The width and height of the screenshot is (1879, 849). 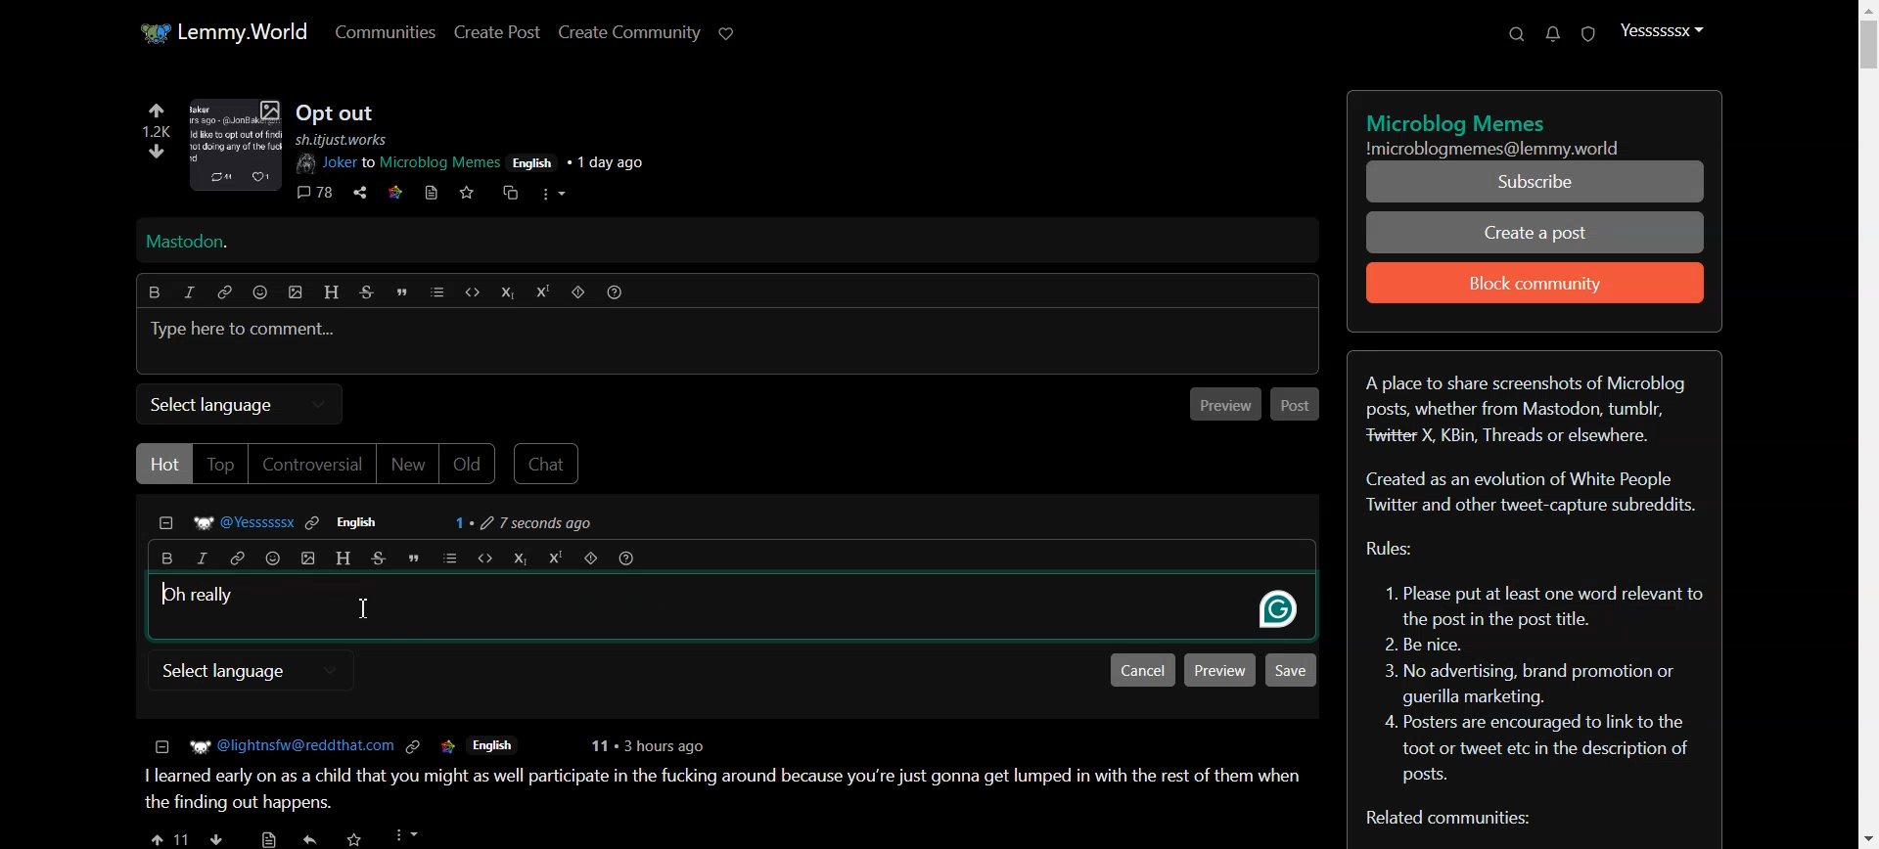 I want to click on Top, so click(x=220, y=465).